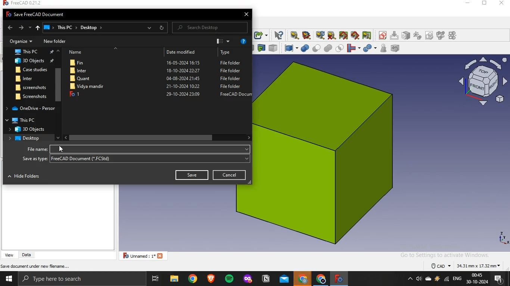 The height and width of the screenshot is (286, 510). Describe the element at coordinates (62, 149) in the screenshot. I see `cursor` at that location.